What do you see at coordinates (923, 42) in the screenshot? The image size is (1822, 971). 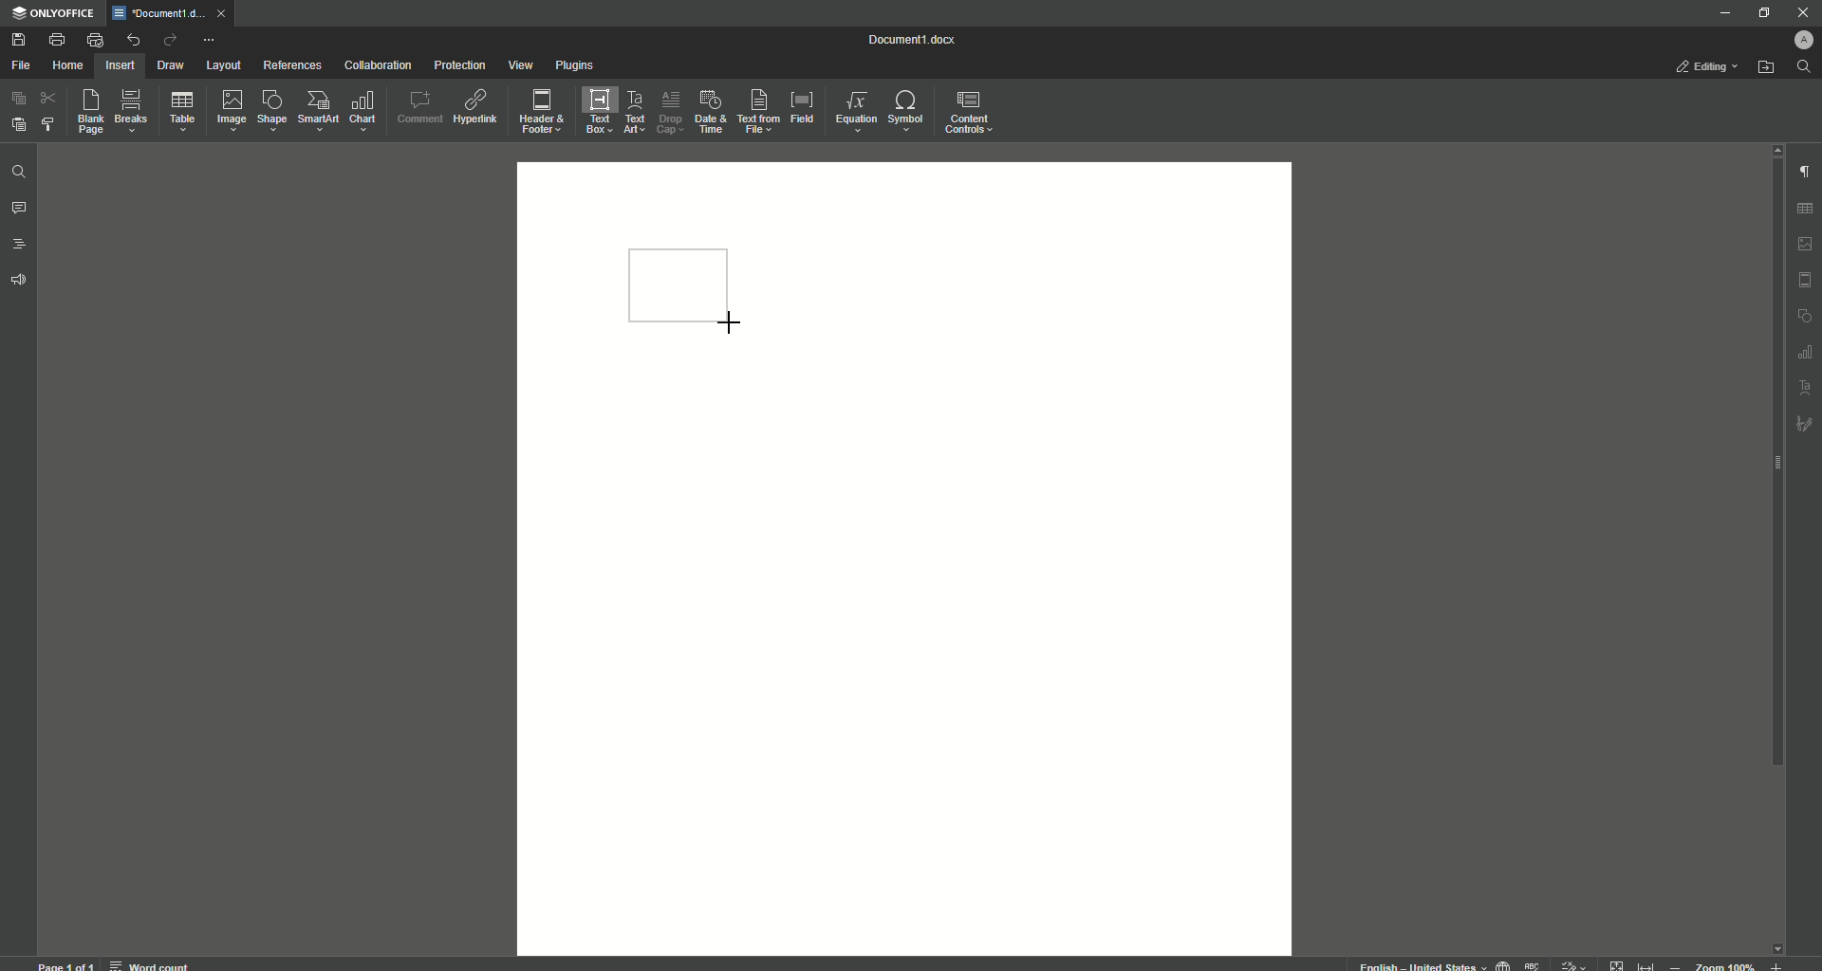 I see `Document 1` at bounding box center [923, 42].